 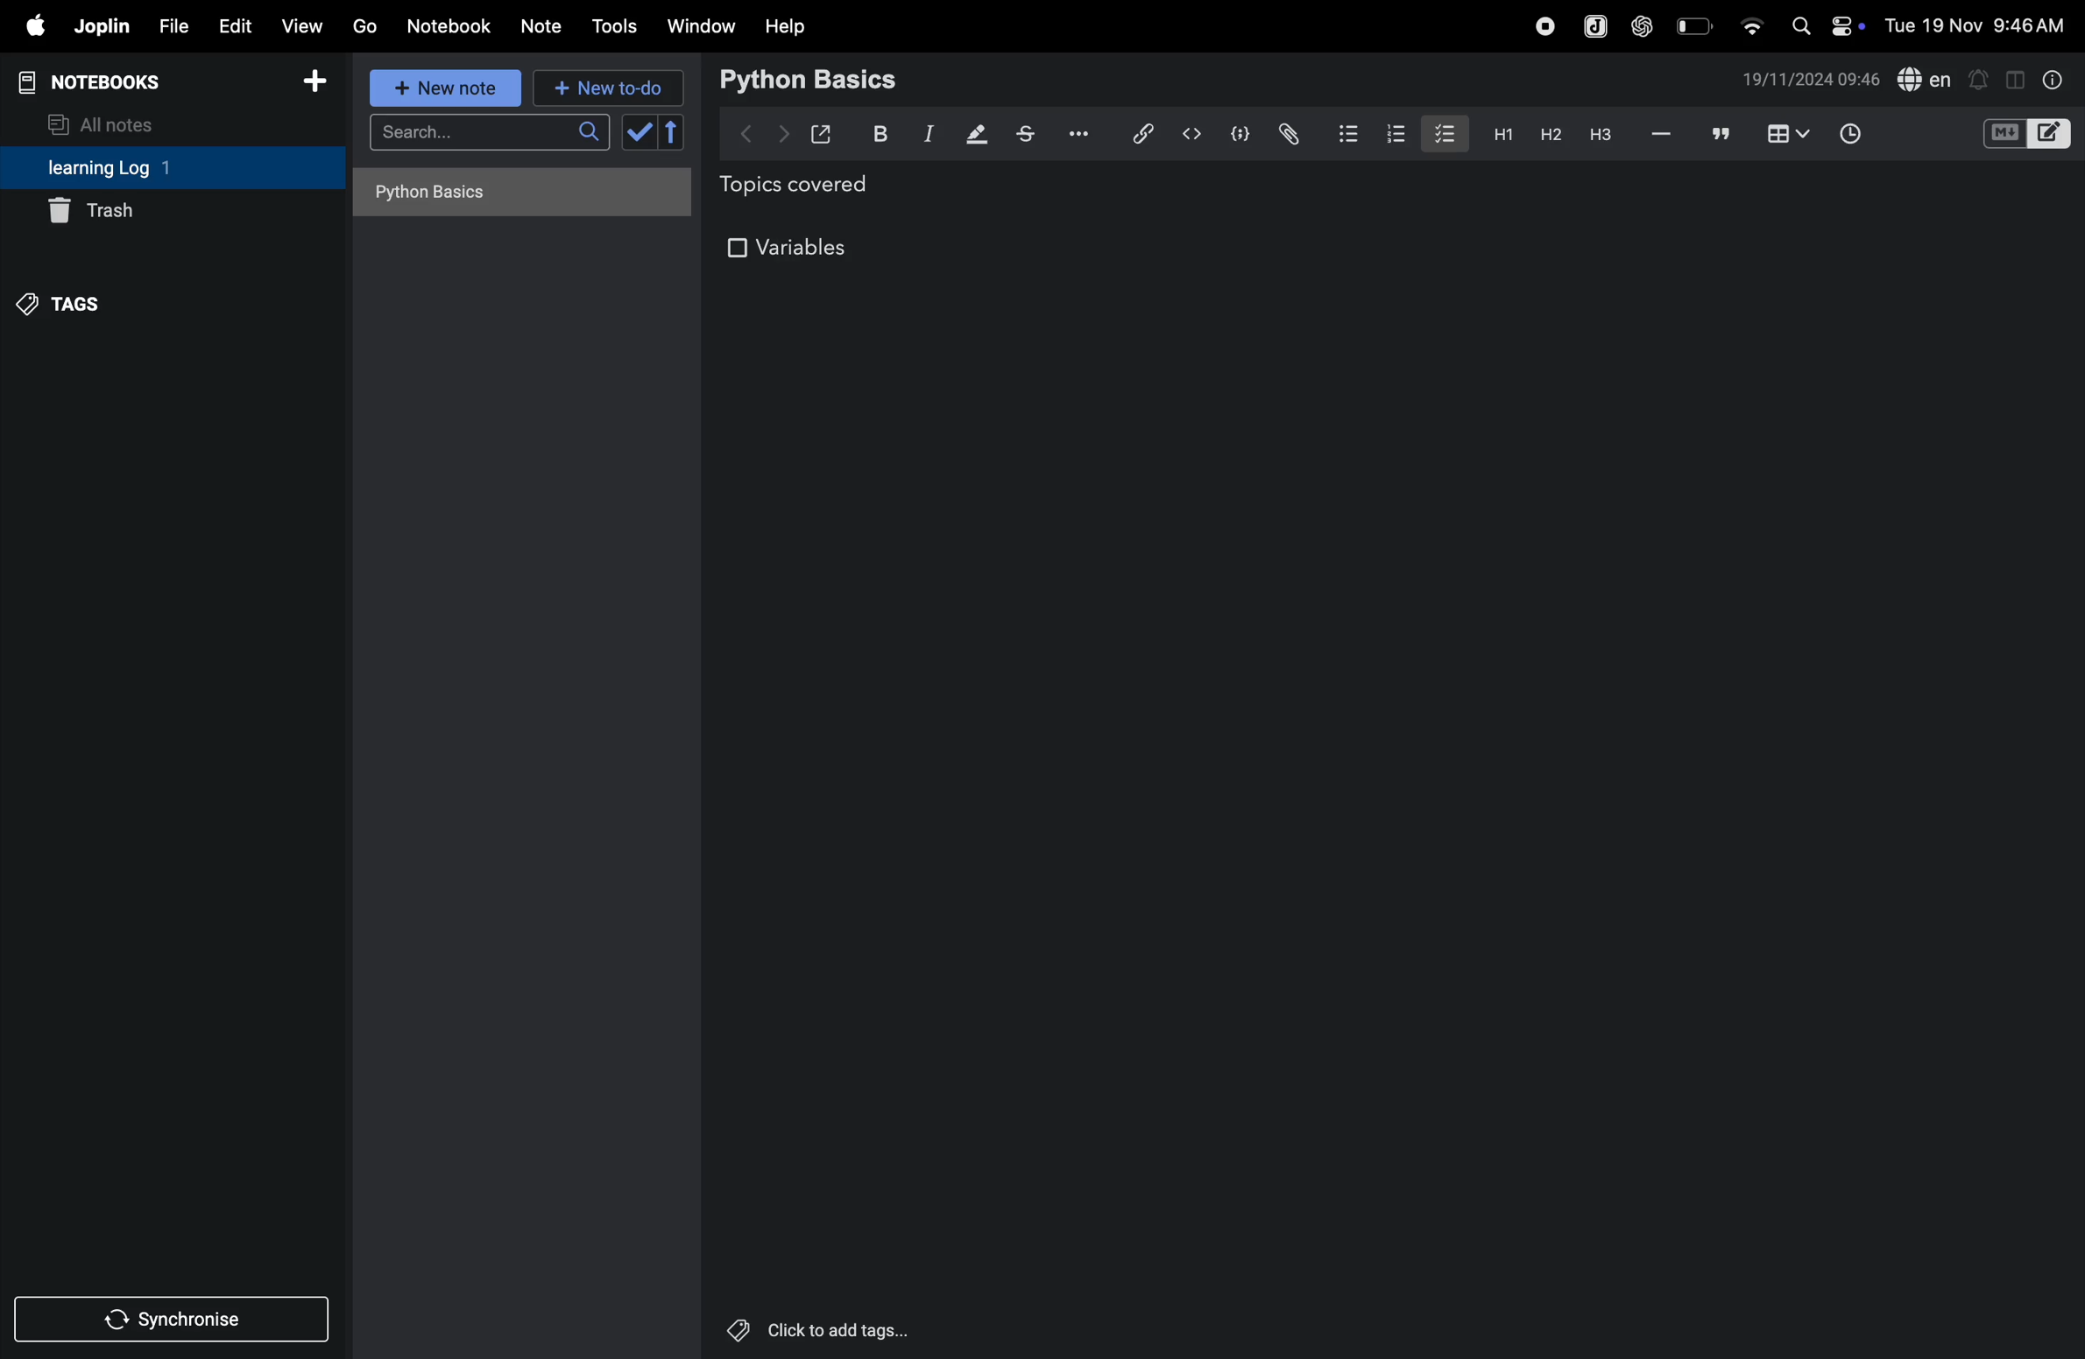 What do you see at coordinates (1346, 130) in the screenshot?
I see `bullet list` at bounding box center [1346, 130].